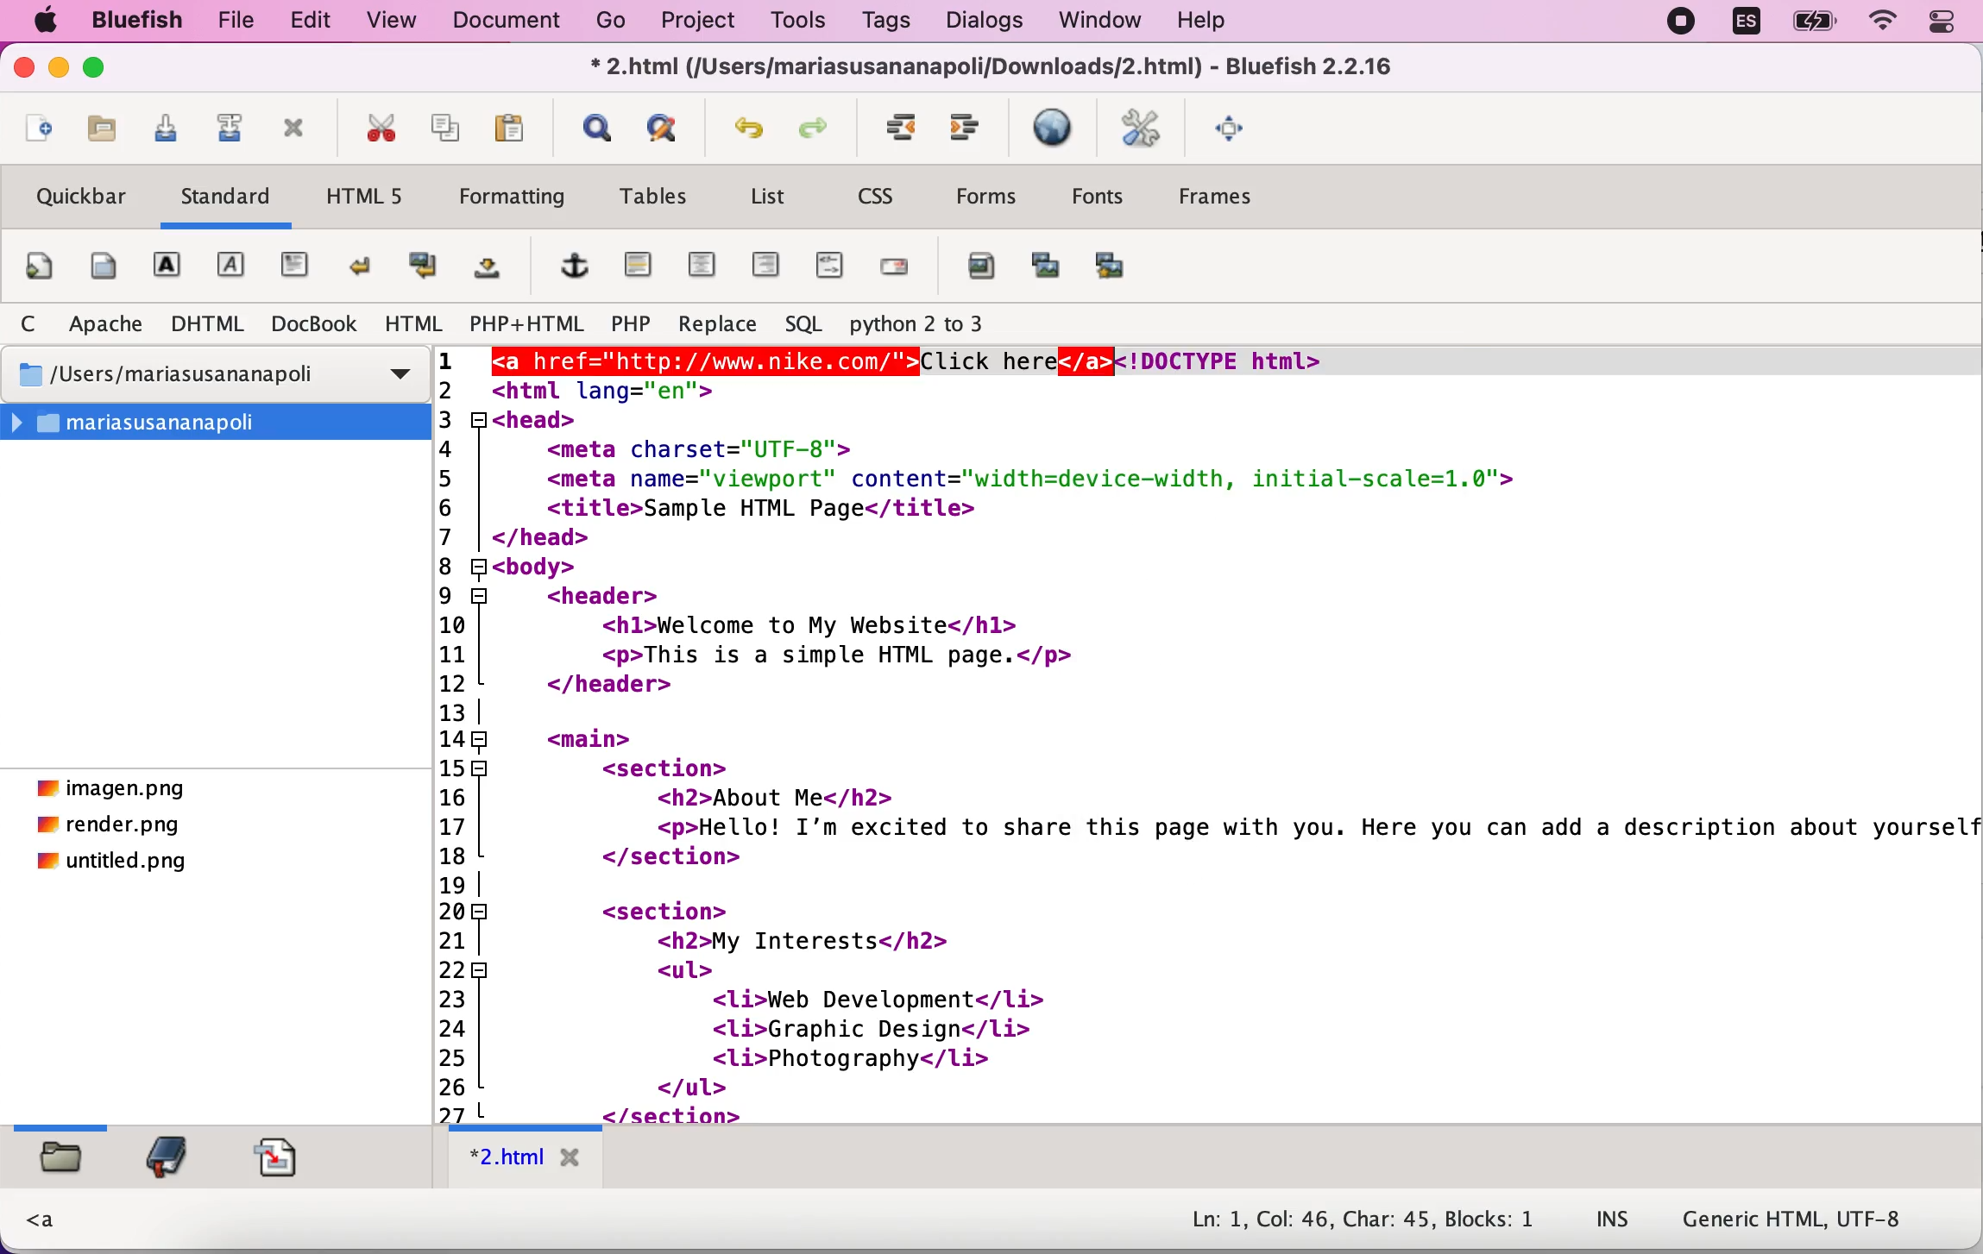 The width and height of the screenshot is (1983, 1254). I want to click on <a, so click(42, 1220).